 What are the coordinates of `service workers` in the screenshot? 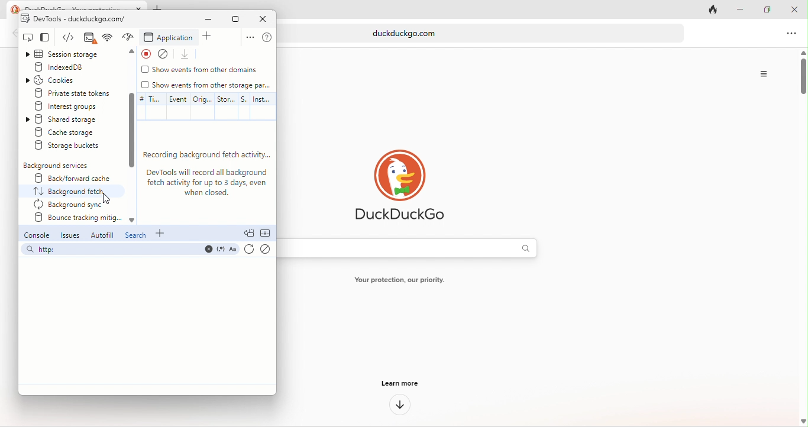 It's located at (245, 105).